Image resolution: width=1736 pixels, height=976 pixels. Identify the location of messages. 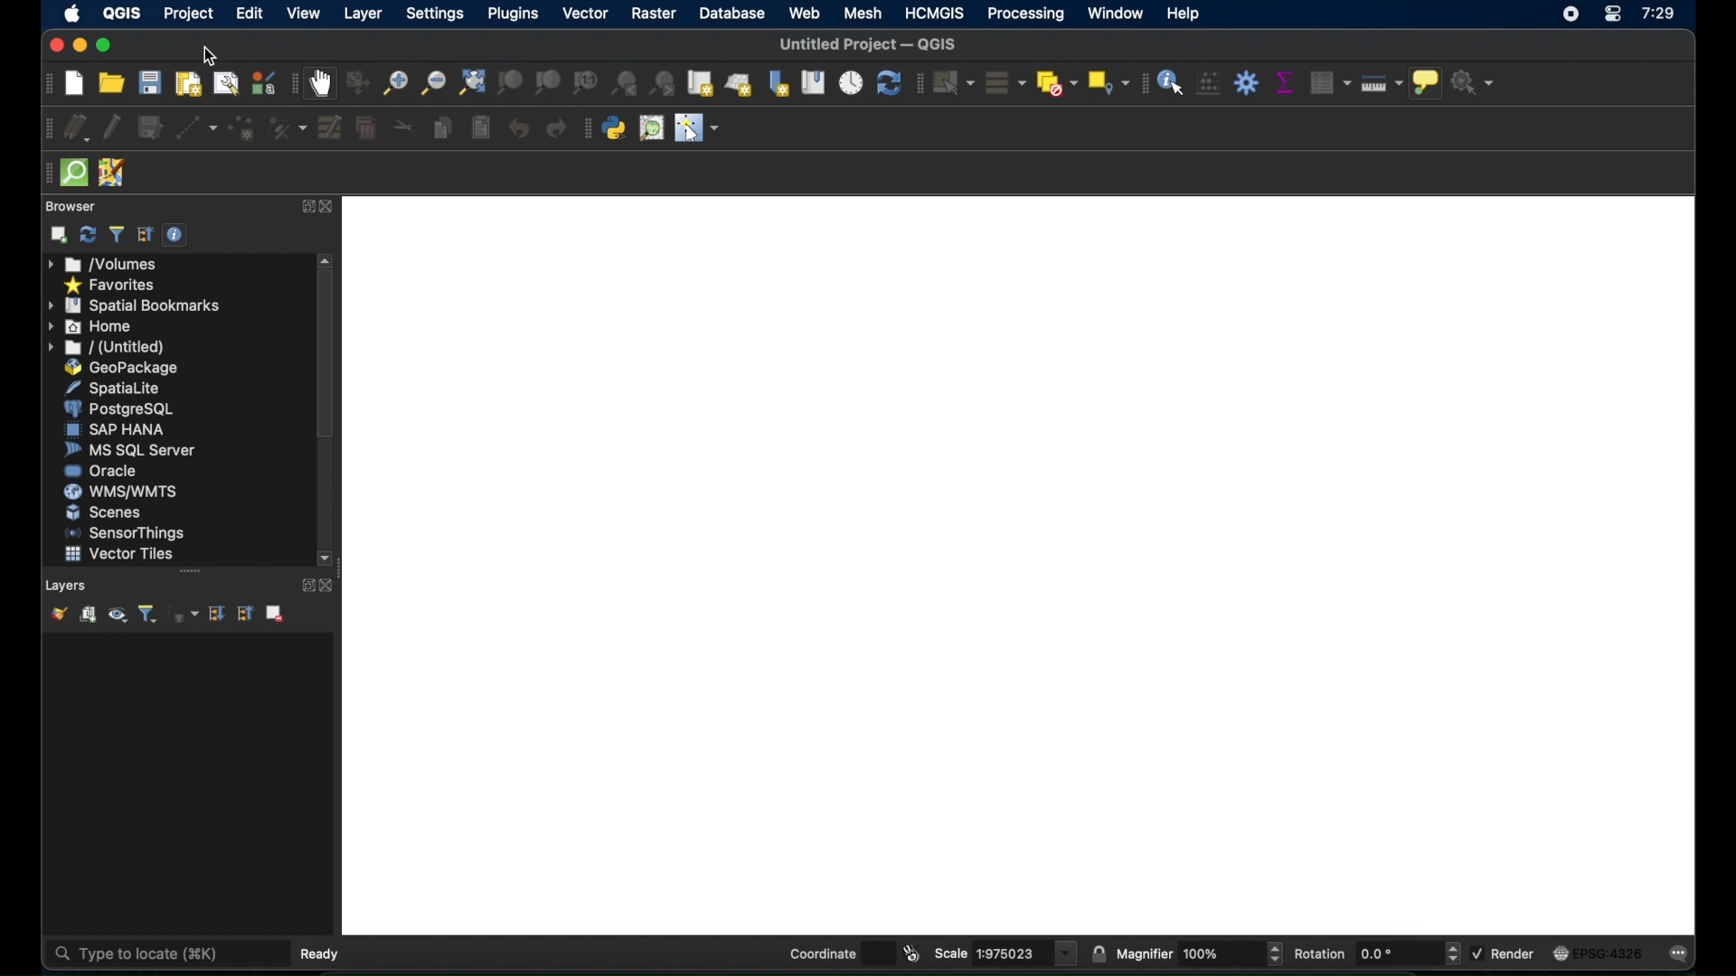
(1683, 956).